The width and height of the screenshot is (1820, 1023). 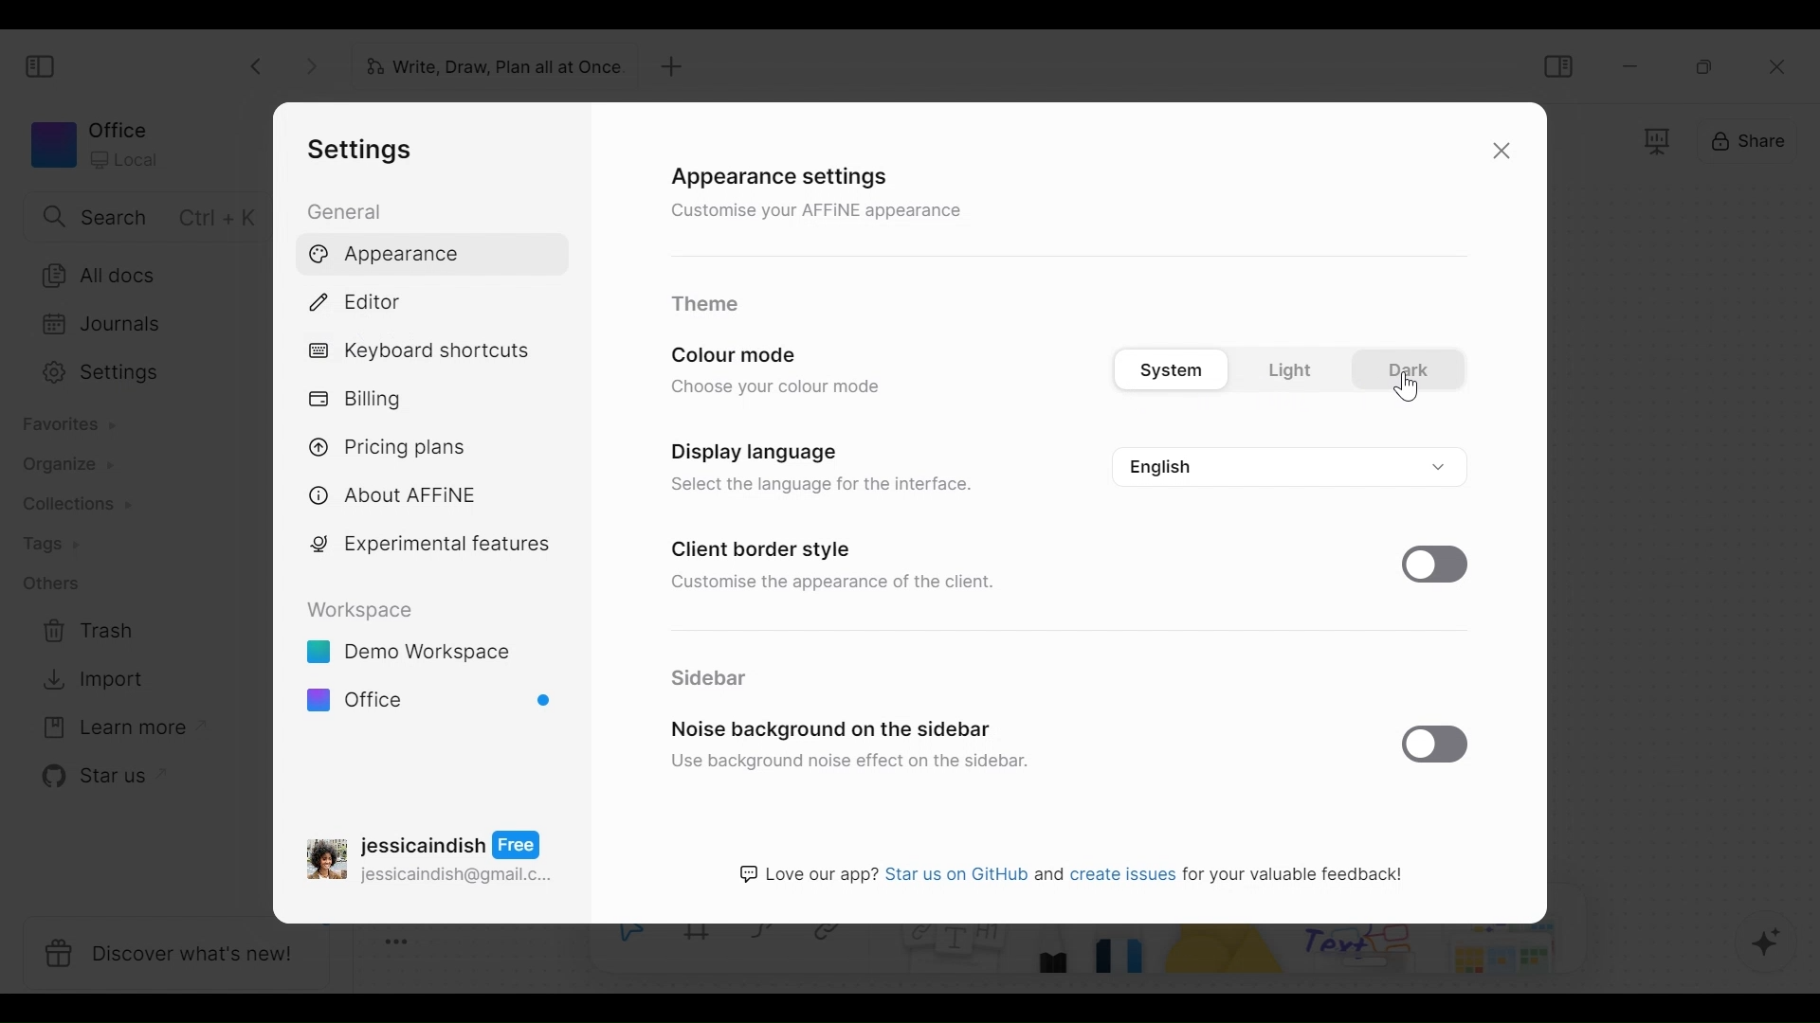 What do you see at coordinates (428, 658) in the screenshot?
I see `Workspace` at bounding box center [428, 658].